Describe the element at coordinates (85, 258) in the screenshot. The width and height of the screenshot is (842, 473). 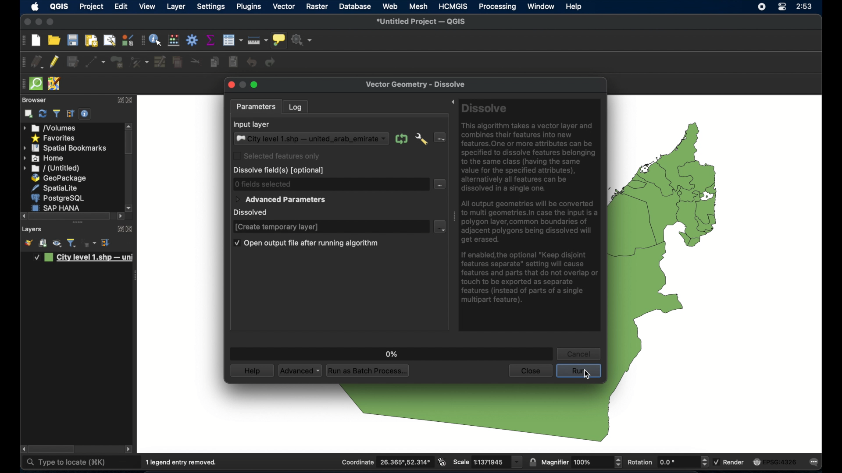
I see `layer 1` at that location.